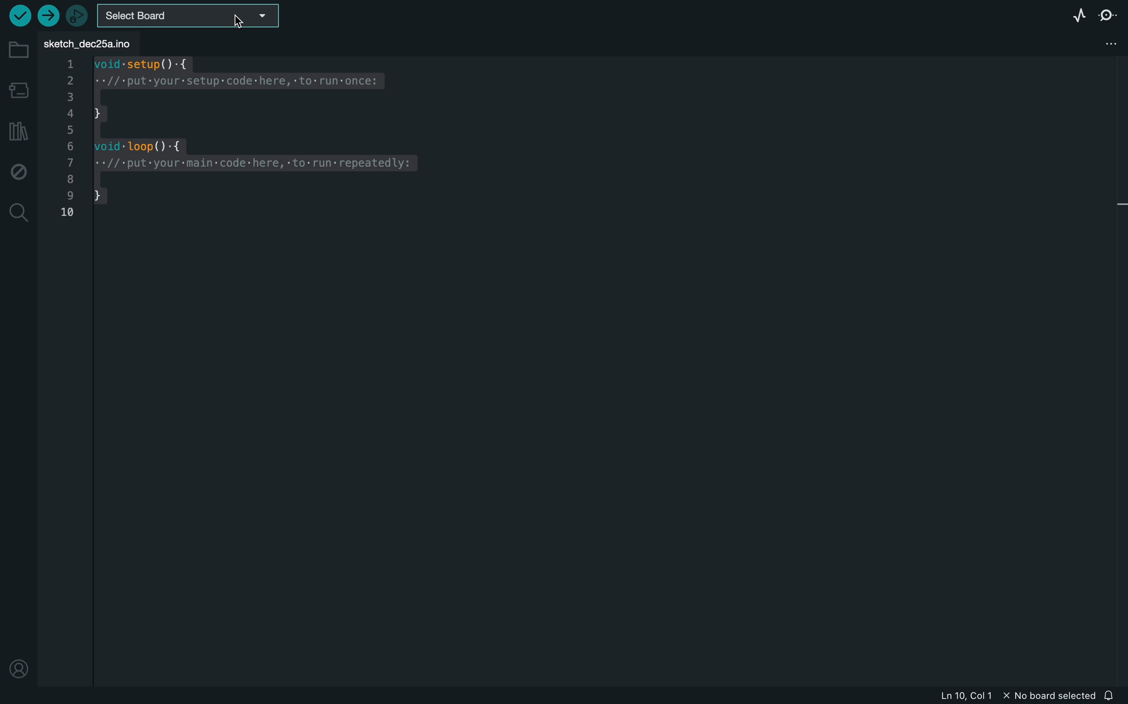  I want to click on debug, so click(19, 169).